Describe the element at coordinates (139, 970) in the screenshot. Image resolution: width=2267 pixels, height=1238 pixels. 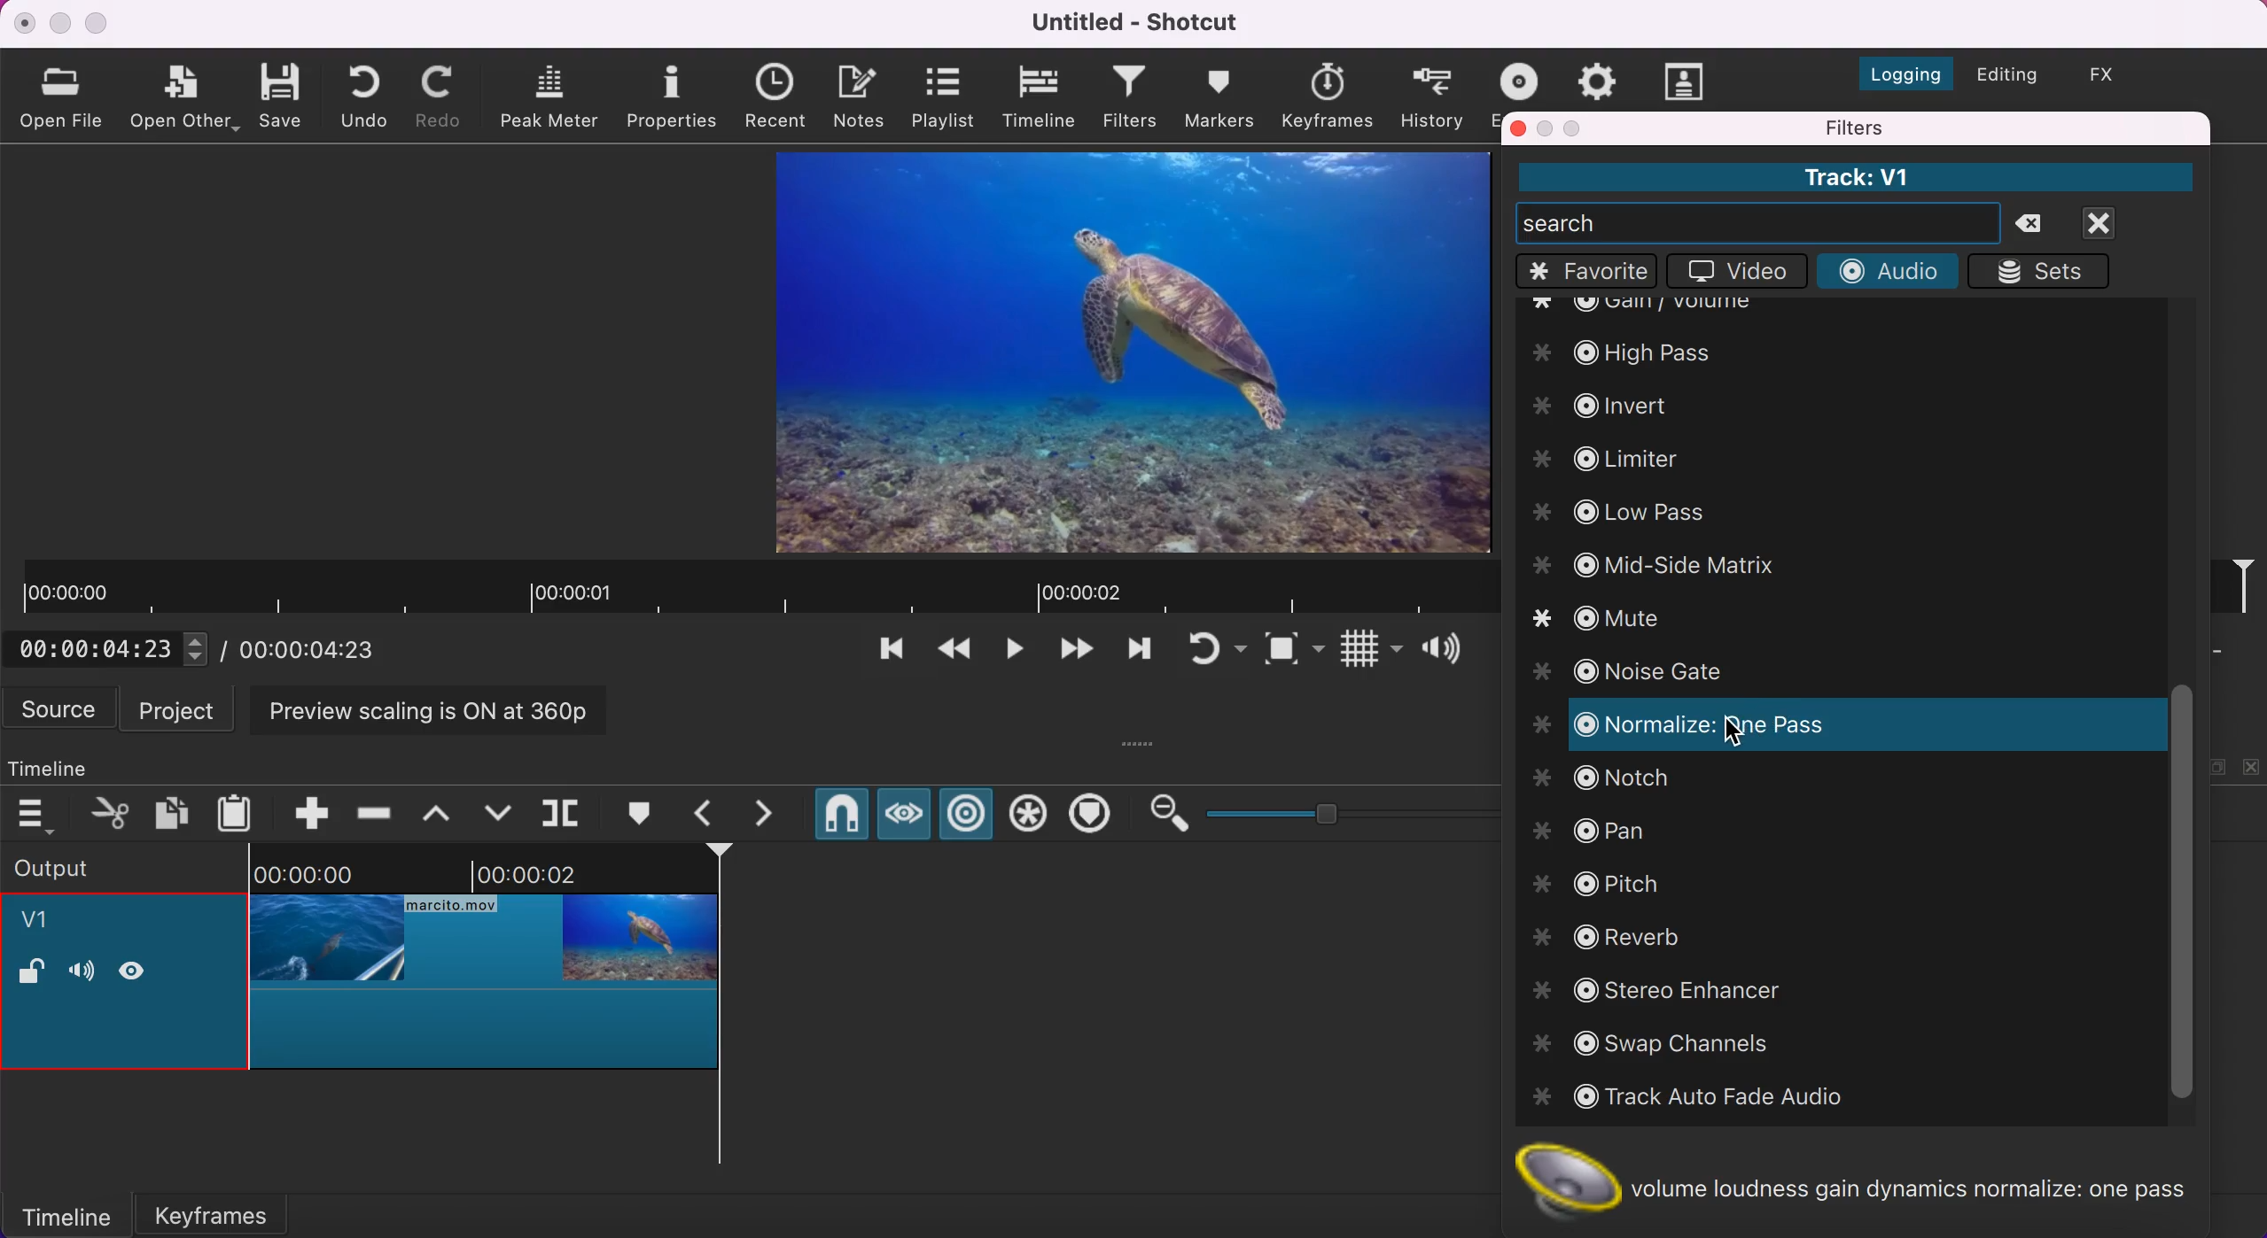
I see `hide` at that location.